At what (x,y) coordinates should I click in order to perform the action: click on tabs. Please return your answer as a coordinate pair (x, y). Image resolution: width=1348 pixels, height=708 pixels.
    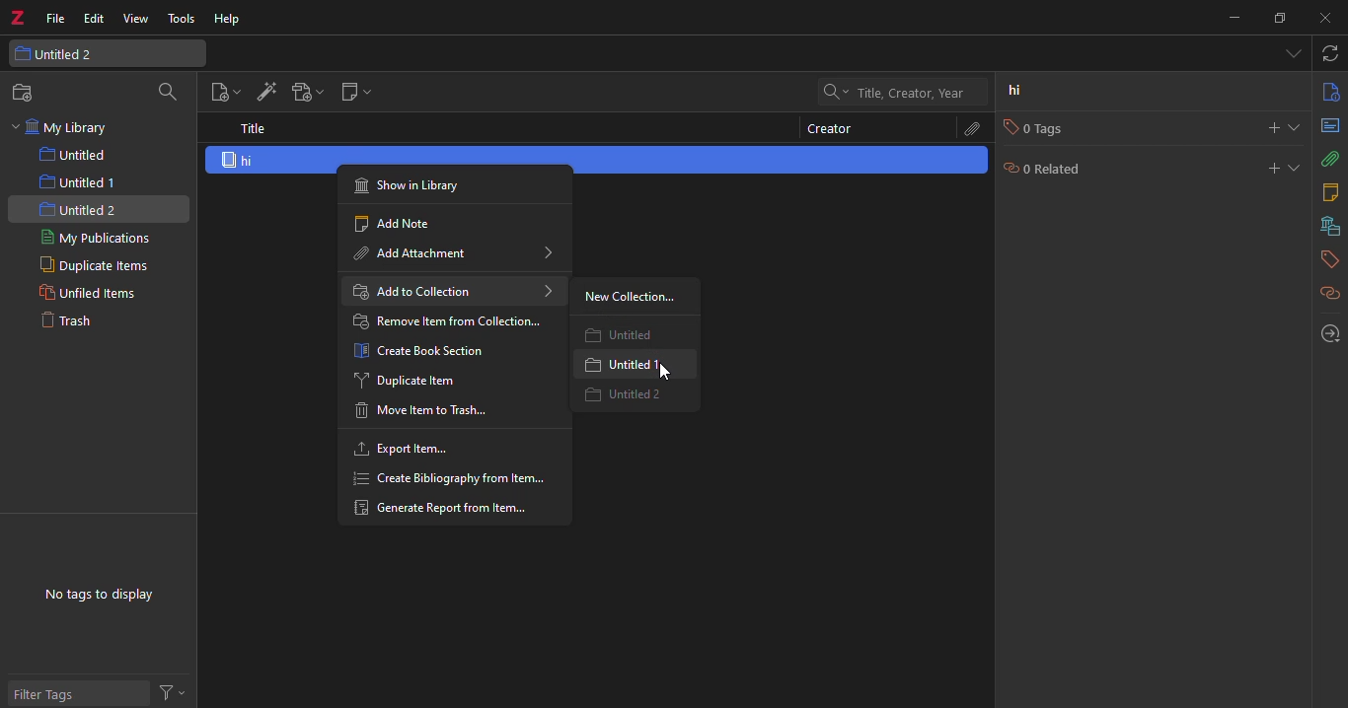
    Looking at the image, I should click on (1291, 53).